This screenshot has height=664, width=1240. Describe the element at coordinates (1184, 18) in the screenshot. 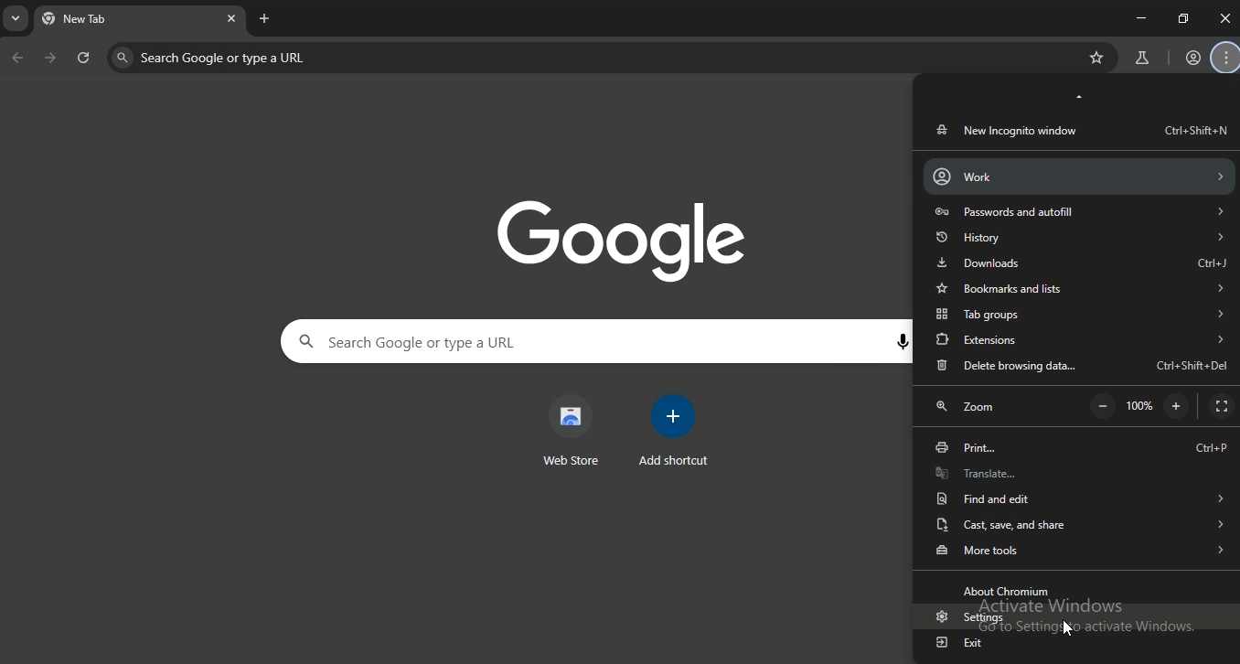

I see `restore windows` at that location.